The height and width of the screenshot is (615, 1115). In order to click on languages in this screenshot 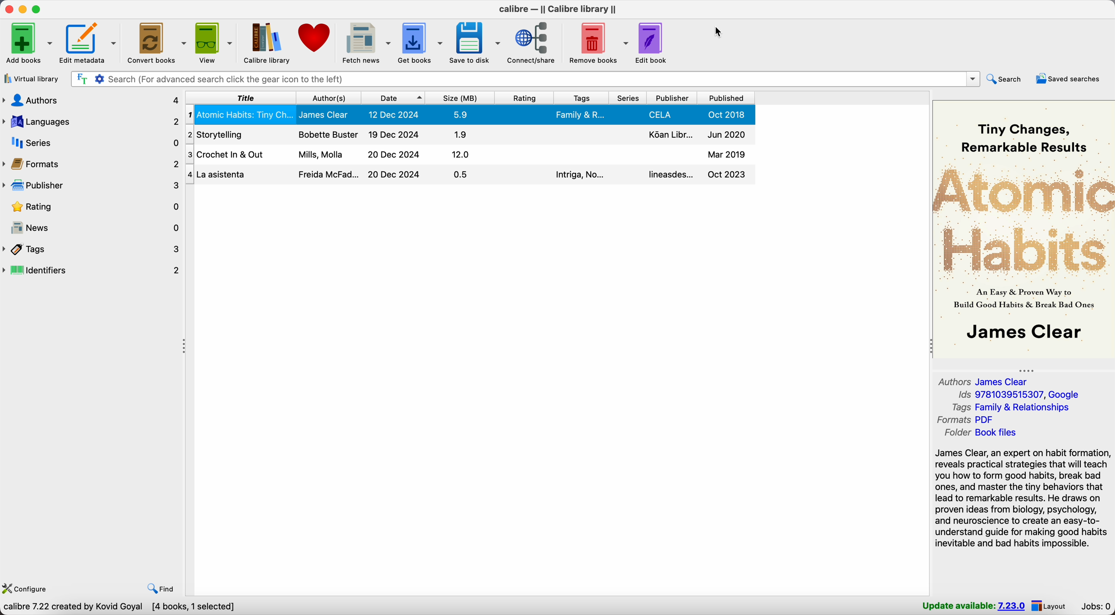, I will do `click(91, 120)`.